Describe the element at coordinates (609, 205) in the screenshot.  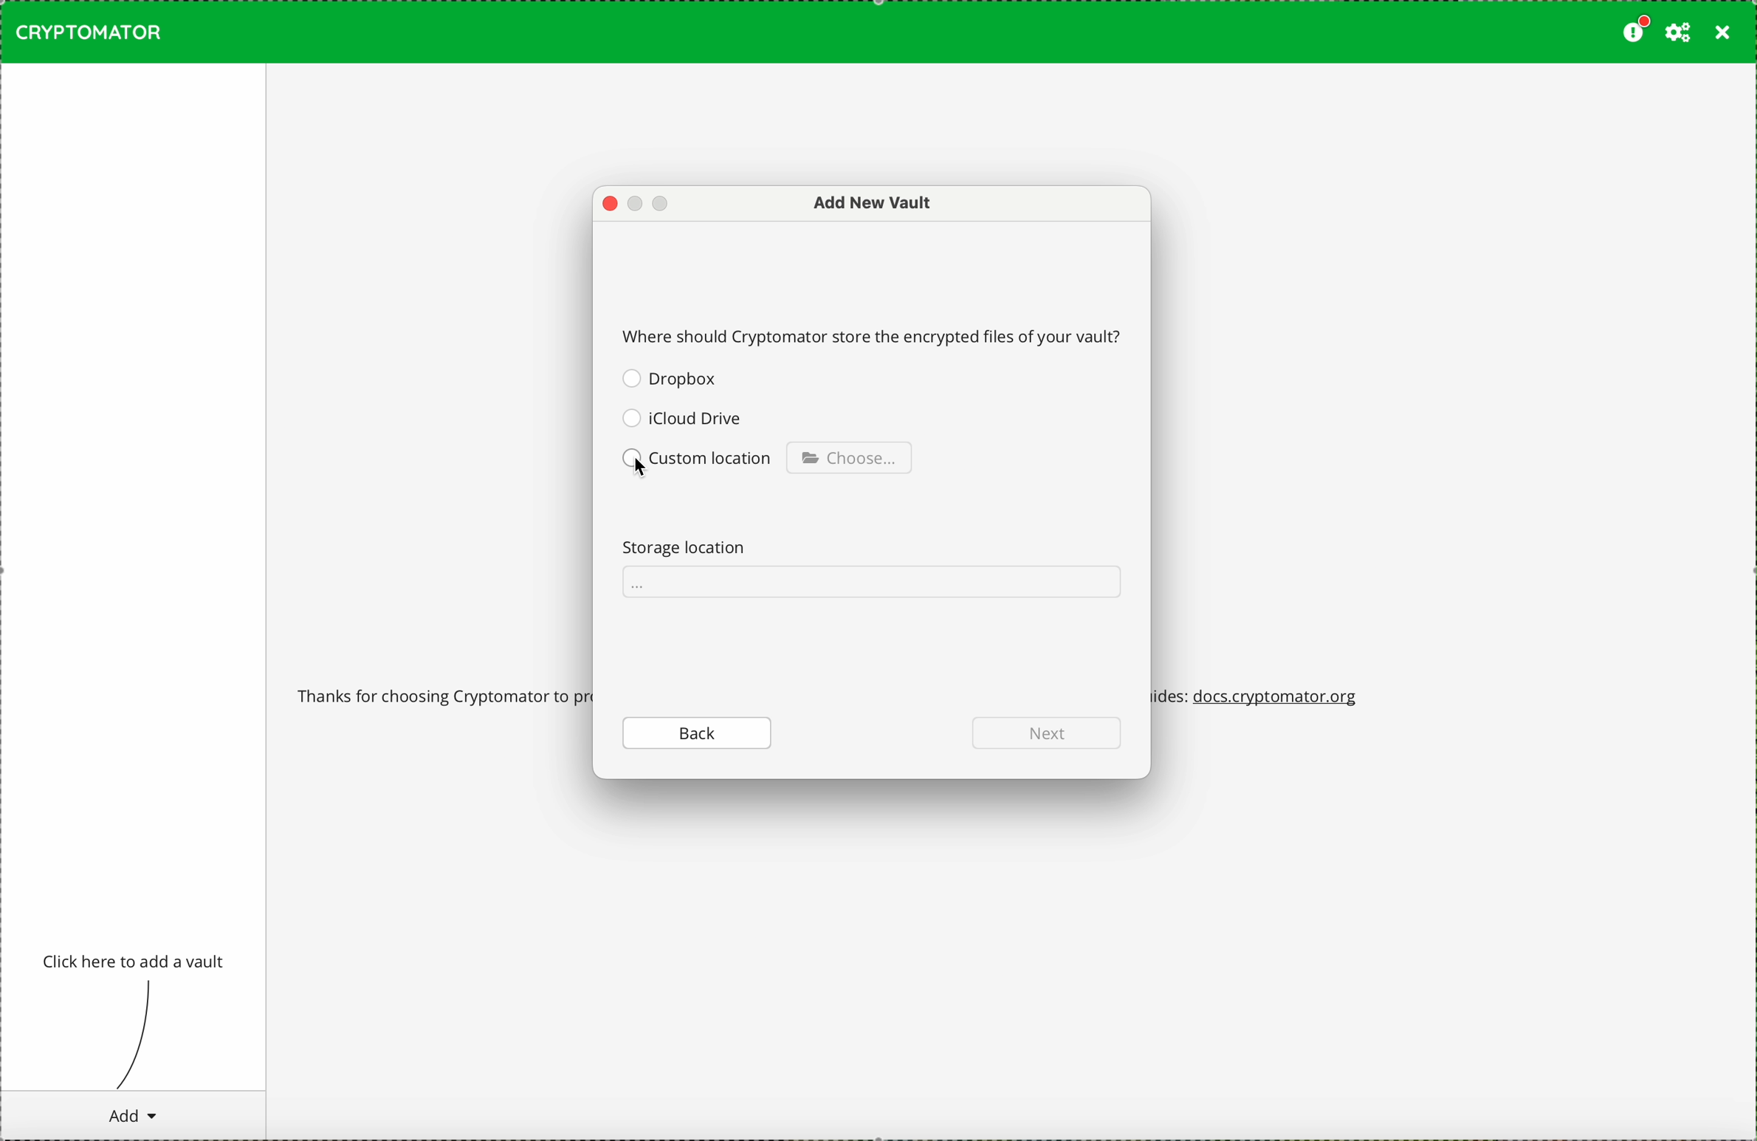
I see `close` at that location.